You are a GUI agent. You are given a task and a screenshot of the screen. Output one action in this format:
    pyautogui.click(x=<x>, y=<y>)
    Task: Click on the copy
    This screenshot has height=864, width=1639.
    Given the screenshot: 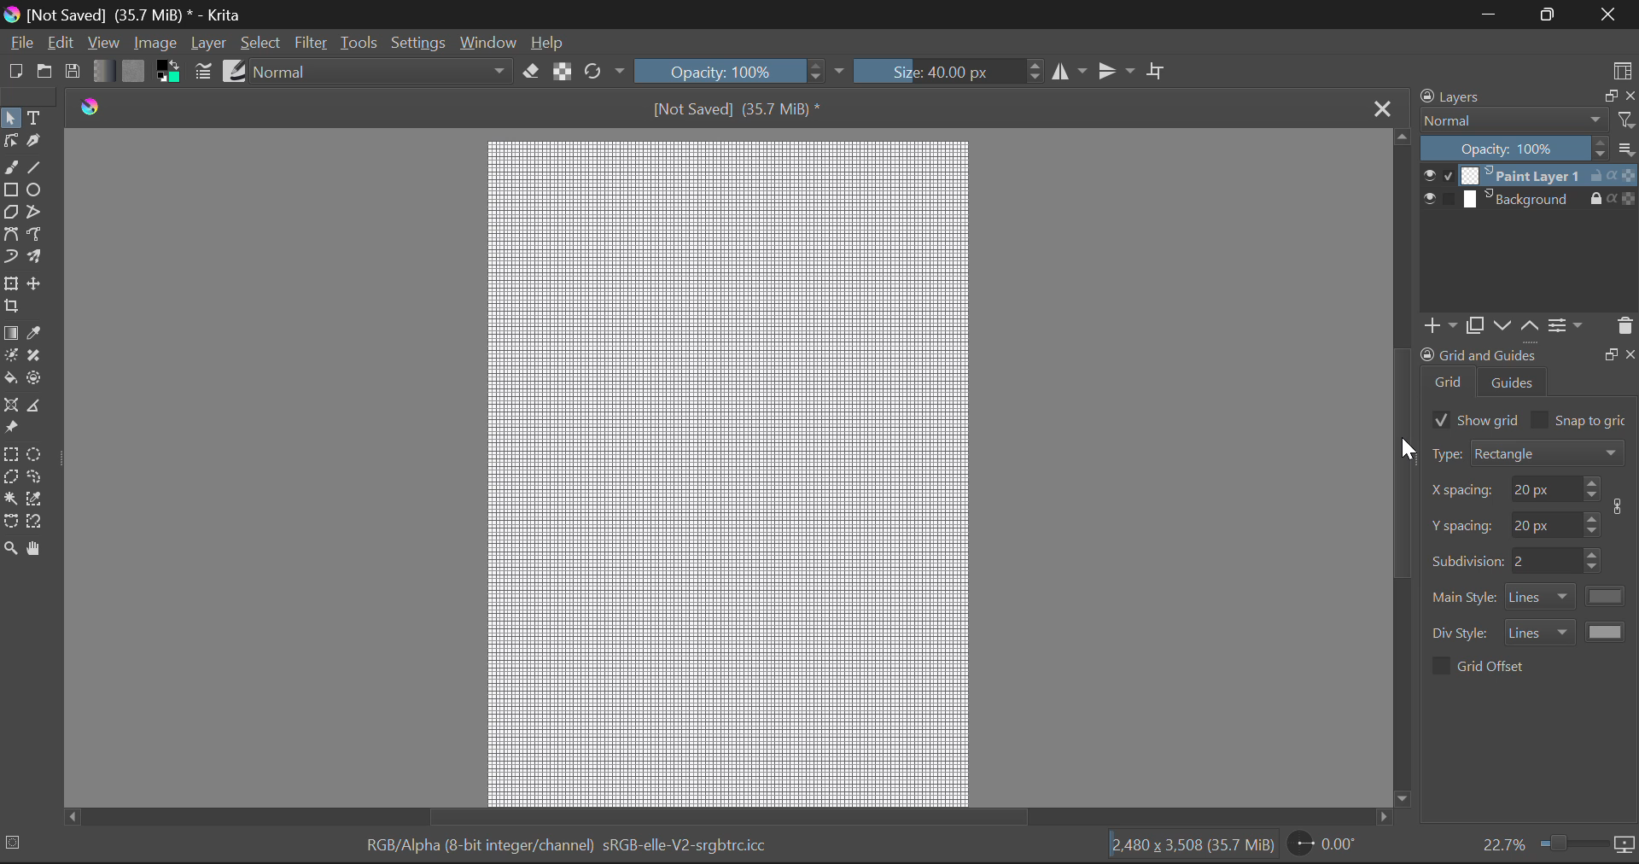 What is the action you would take?
    pyautogui.click(x=1607, y=95)
    